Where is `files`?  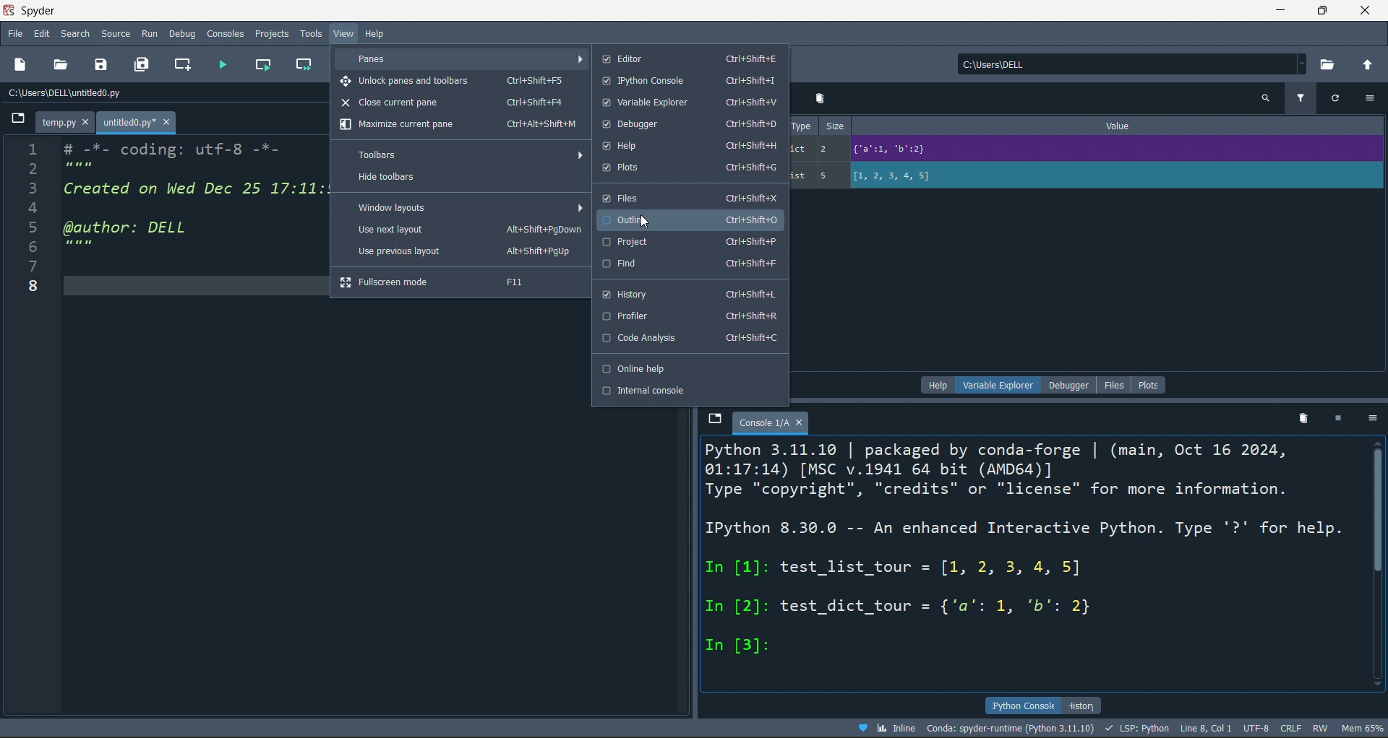
files is located at coordinates (690, 197).